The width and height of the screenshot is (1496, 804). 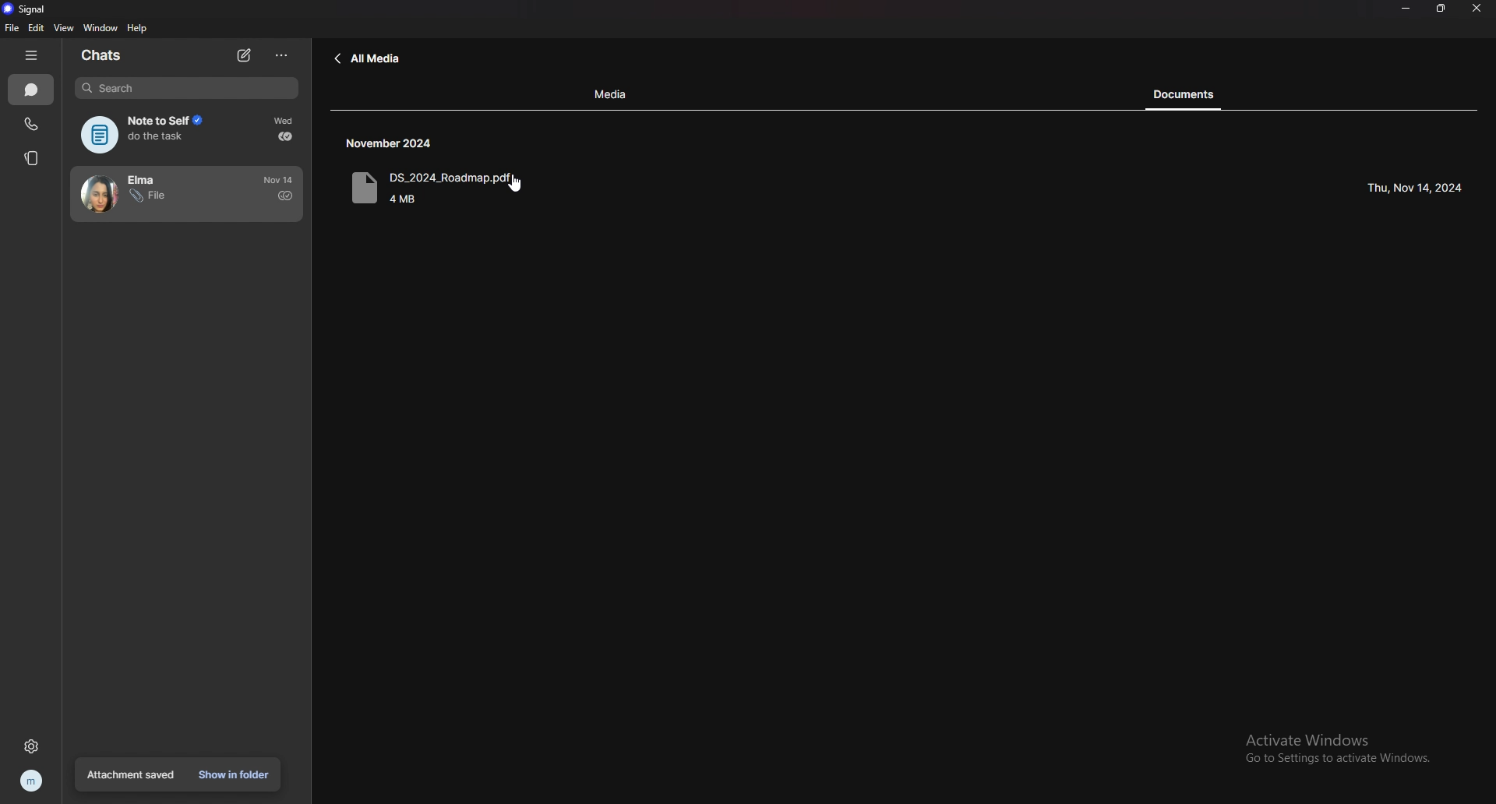 What do you see at coordinates (32, 125) in the screenshot?
I see `calls` at bounding box center [32, 125].